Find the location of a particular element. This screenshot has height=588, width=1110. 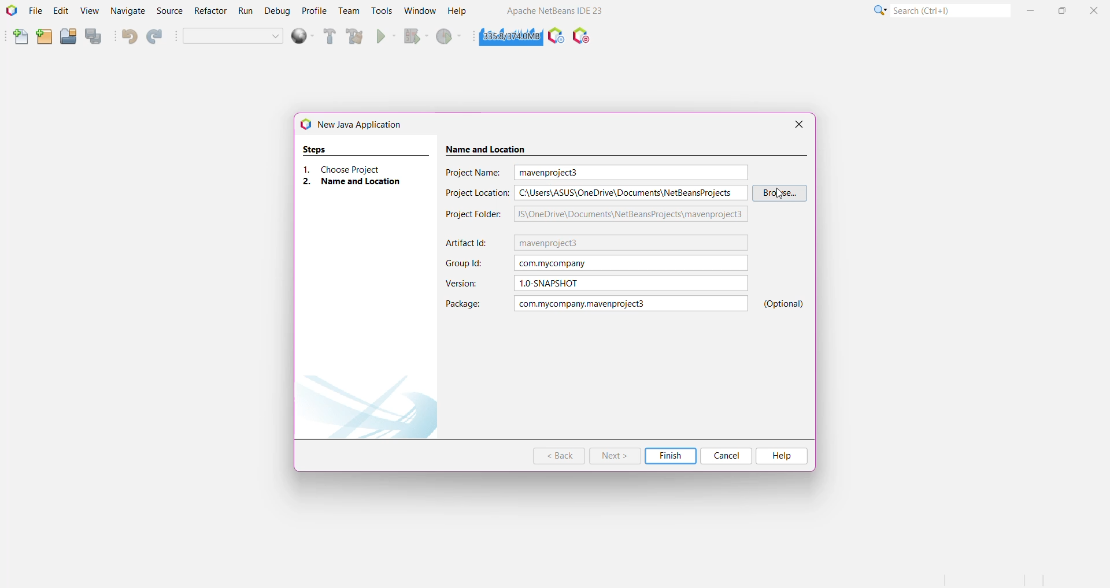

Group Id is located at coordinates (467, 263).